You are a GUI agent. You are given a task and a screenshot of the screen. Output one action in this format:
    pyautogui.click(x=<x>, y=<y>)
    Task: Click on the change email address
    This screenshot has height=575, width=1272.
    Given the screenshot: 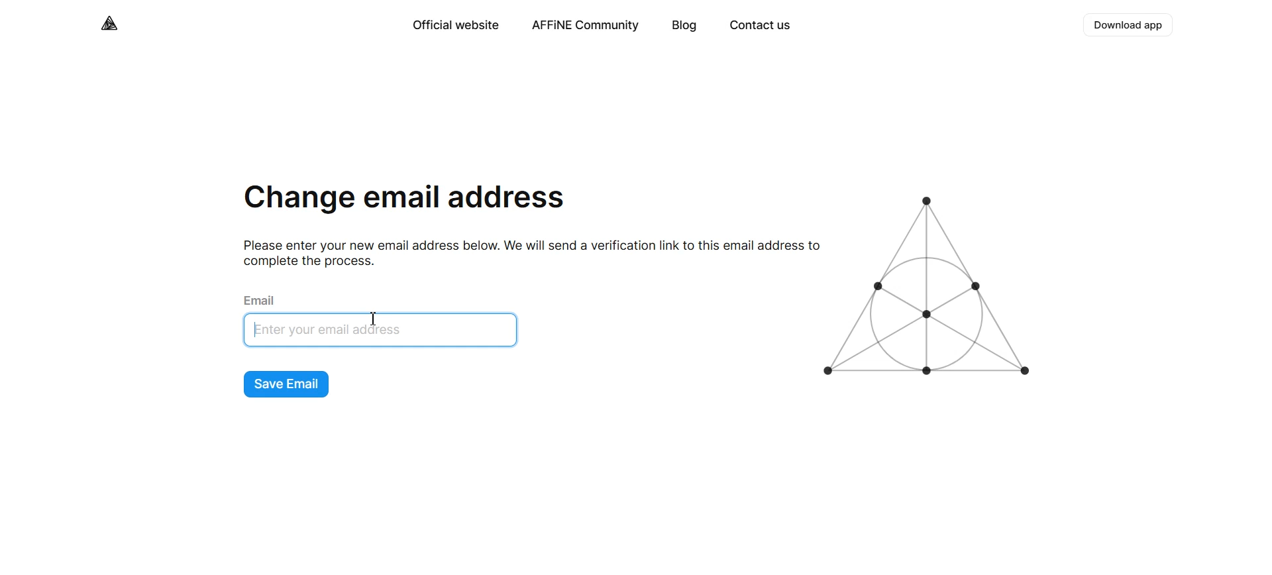 What is the action you would take?
    pyautogui.click(x=405, y=201)
    